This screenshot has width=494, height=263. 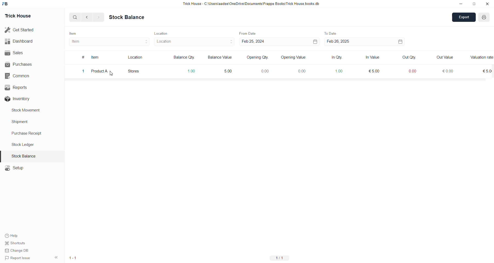 I want to click on Back, so click(x=87, y=17).